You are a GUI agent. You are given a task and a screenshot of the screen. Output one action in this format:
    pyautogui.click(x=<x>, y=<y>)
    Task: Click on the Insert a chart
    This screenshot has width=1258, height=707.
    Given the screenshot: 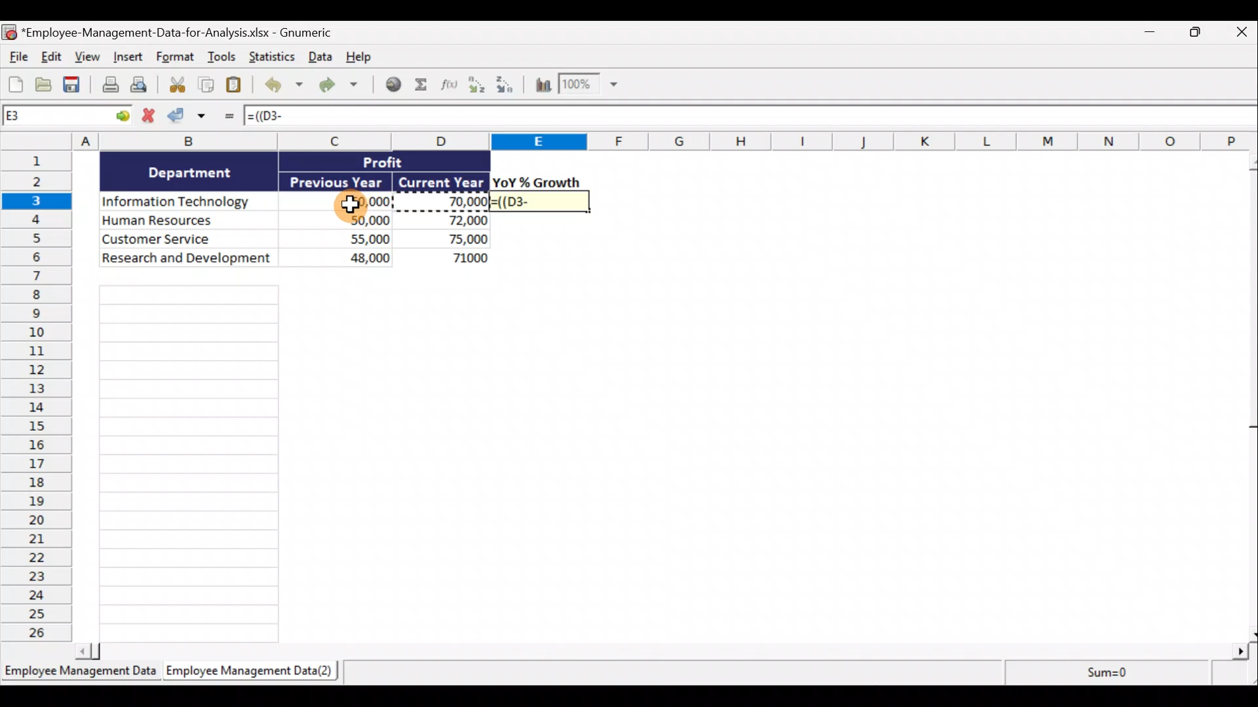 What is the action you would take?
    pyautogui.click(x=542, y=87)
    